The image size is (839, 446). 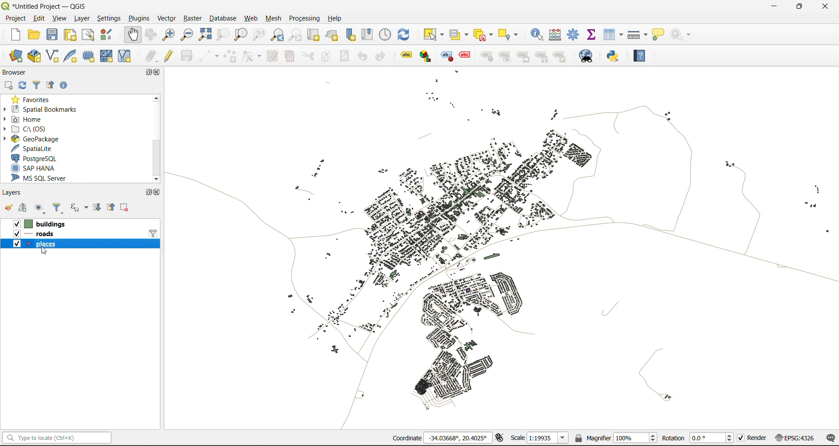 What do you see at coordinates (53, 55) in the screenshot?
I see `new shapefile` at bounding box center [53, 55].